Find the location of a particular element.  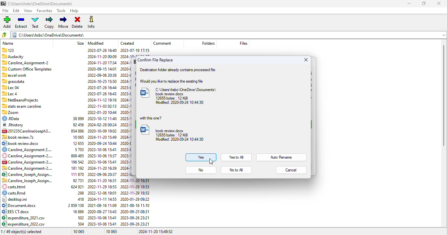

file is located at coordinates (5, 10).